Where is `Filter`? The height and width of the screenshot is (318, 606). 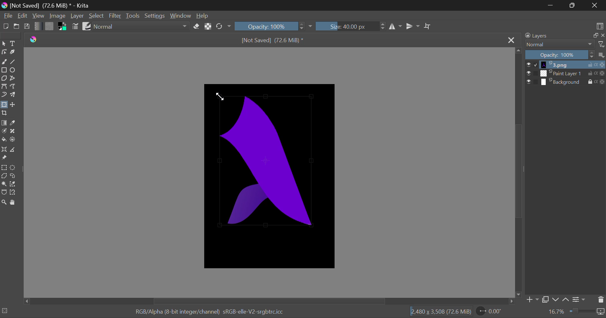
Filter is located at coordinates (116, 16).